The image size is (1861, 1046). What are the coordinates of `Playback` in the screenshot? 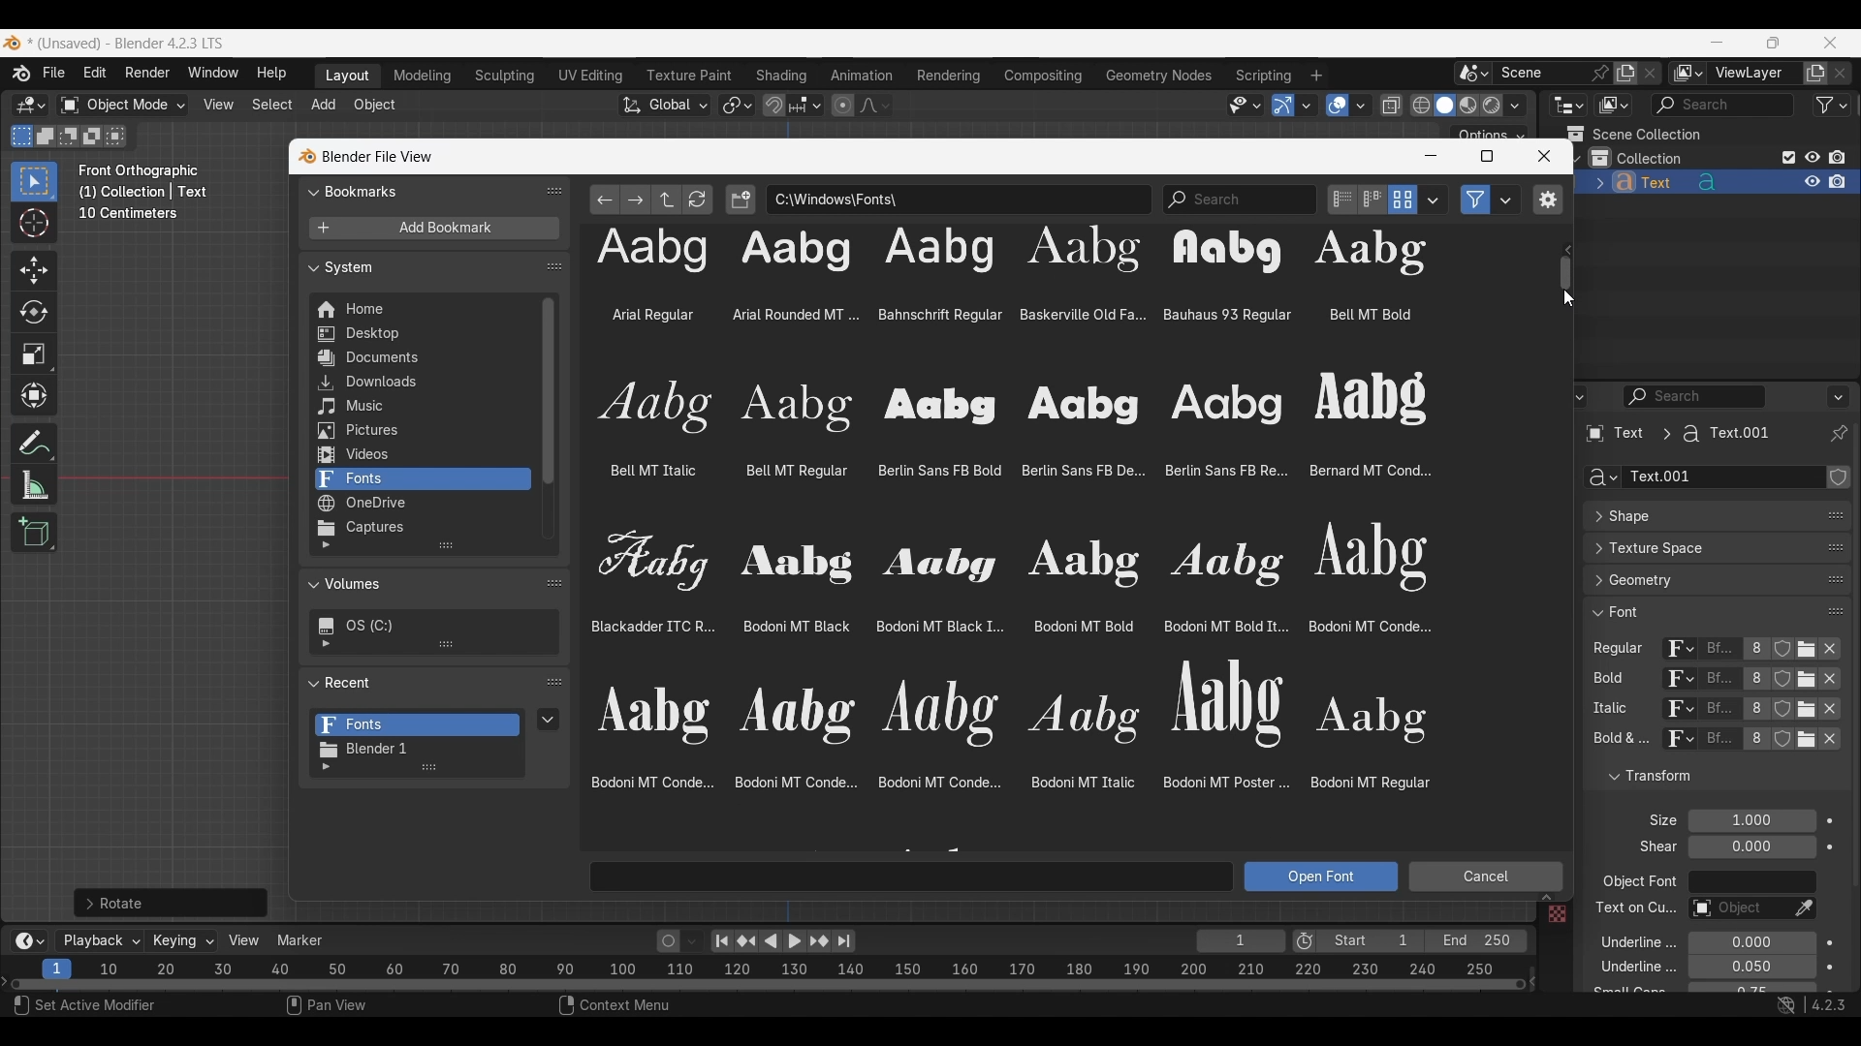 It's located at (101, 941).